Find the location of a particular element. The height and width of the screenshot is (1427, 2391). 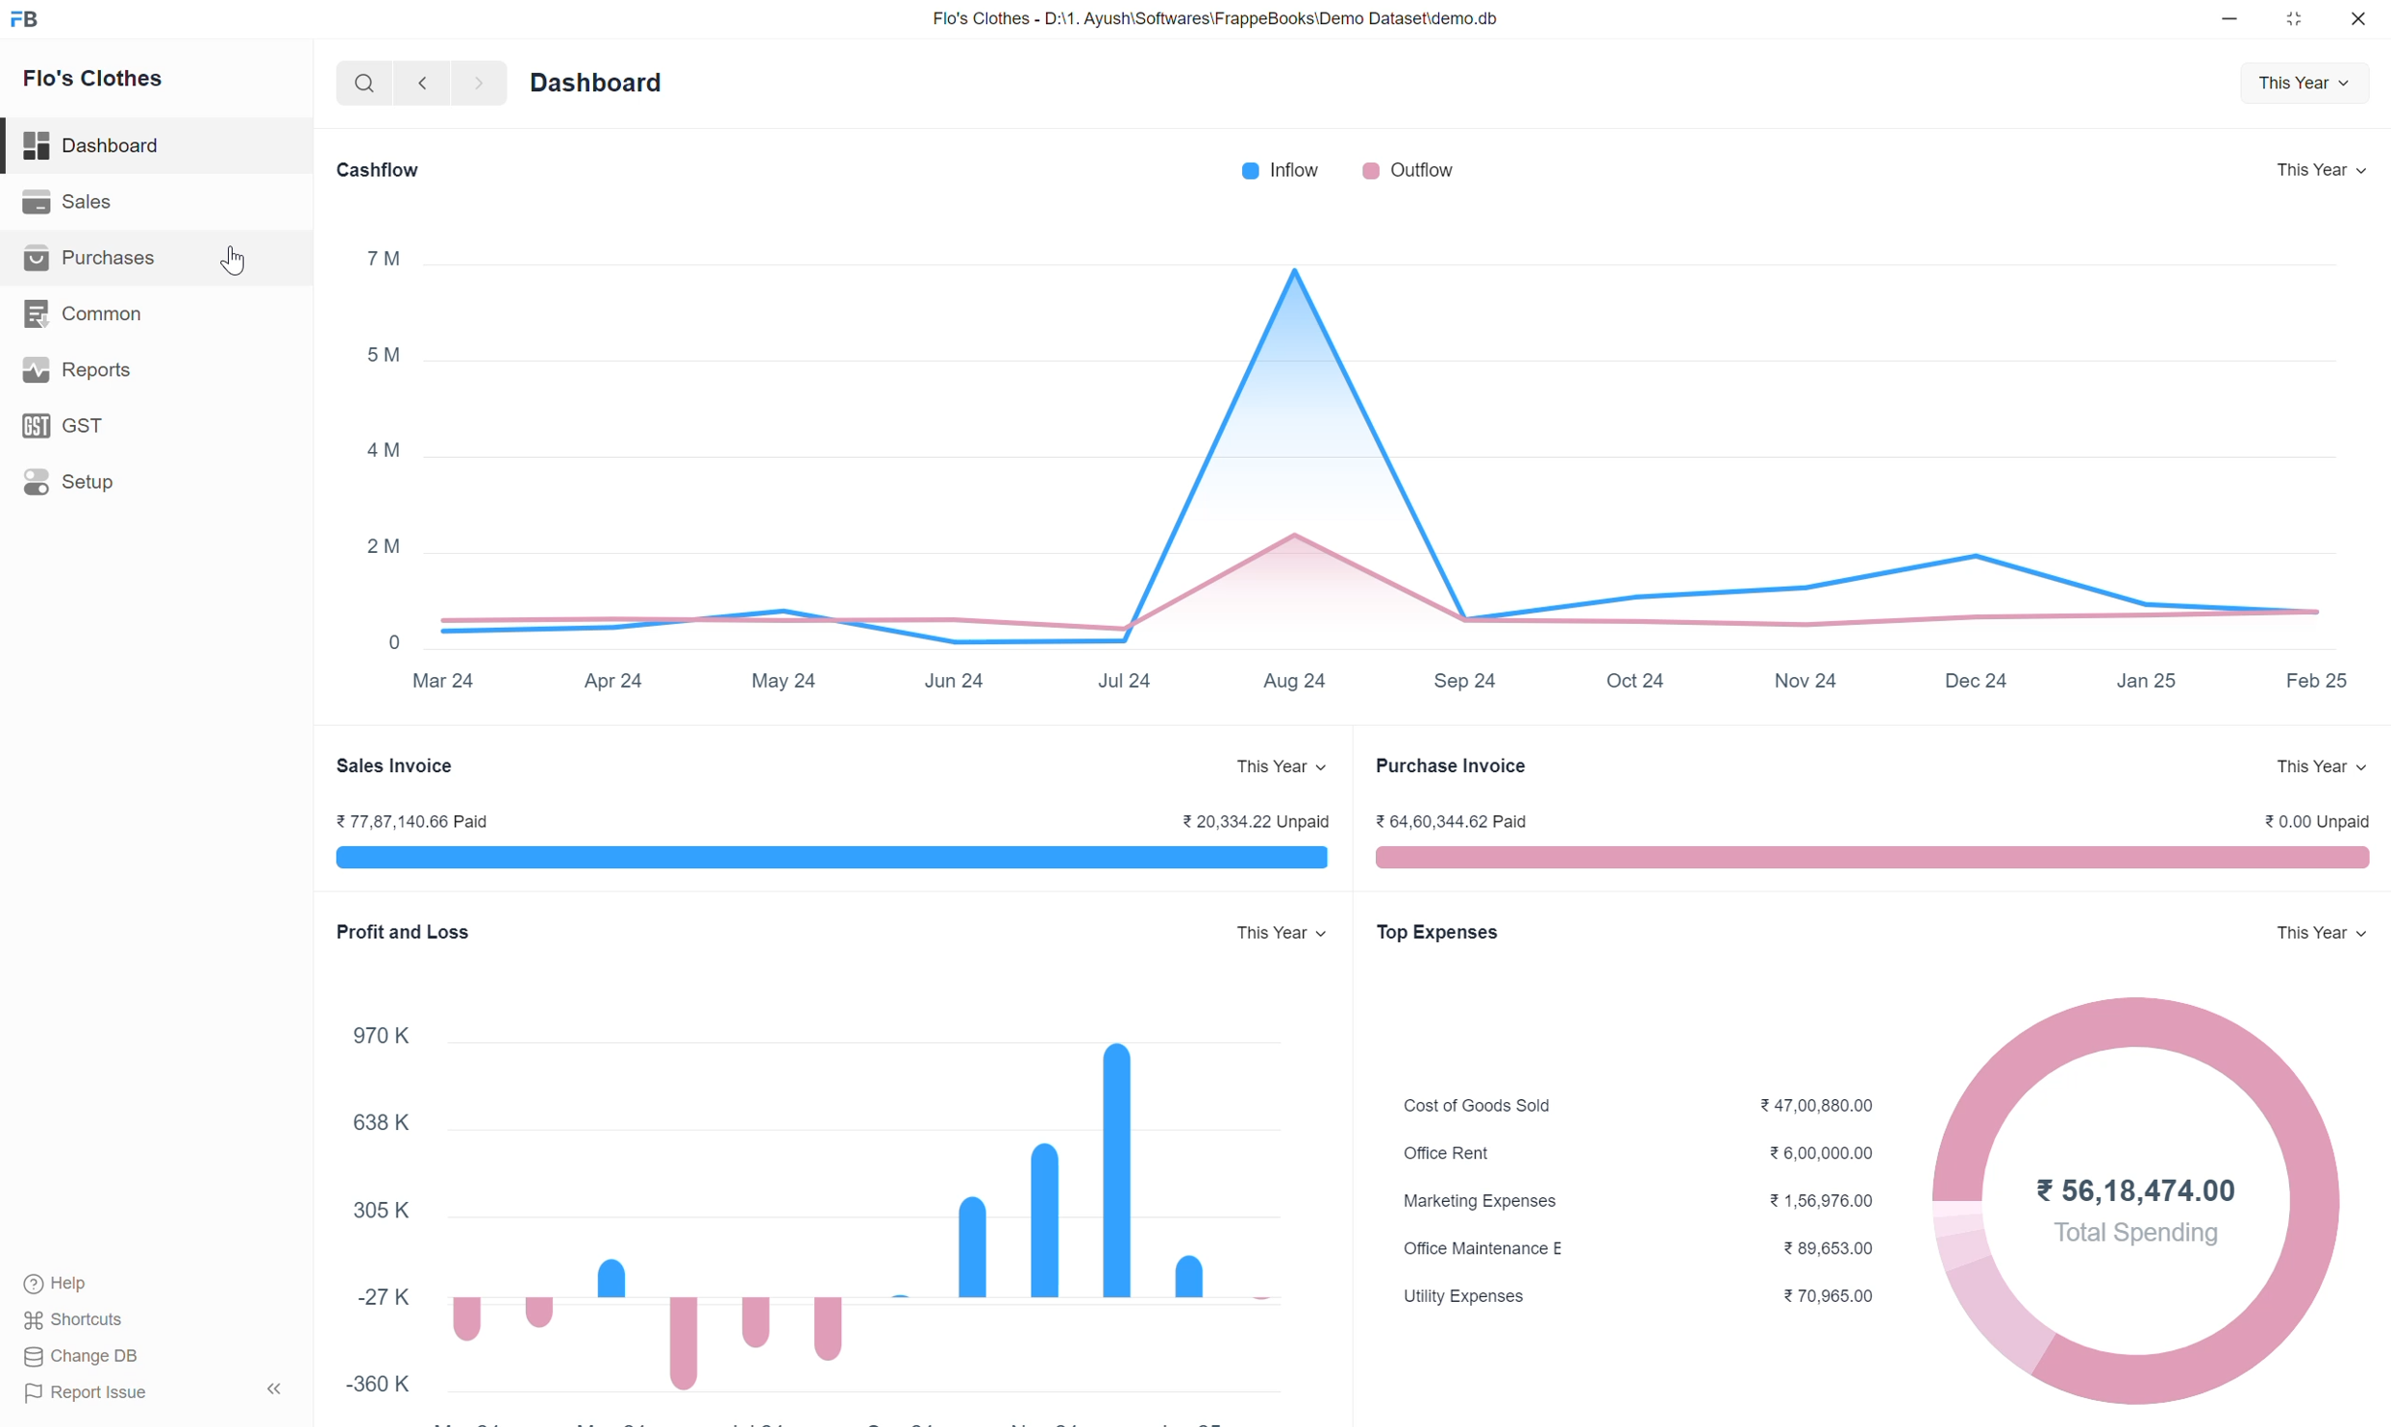

Inflow is located at coordinates (1285, 169).